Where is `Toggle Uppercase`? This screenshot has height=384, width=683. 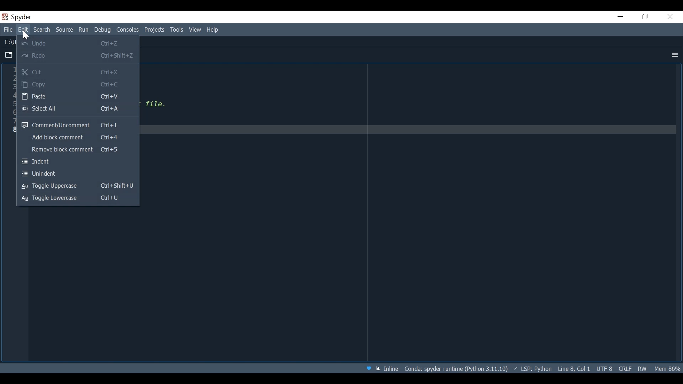 Toggle Uppercase is located at coordinates (54, 186).